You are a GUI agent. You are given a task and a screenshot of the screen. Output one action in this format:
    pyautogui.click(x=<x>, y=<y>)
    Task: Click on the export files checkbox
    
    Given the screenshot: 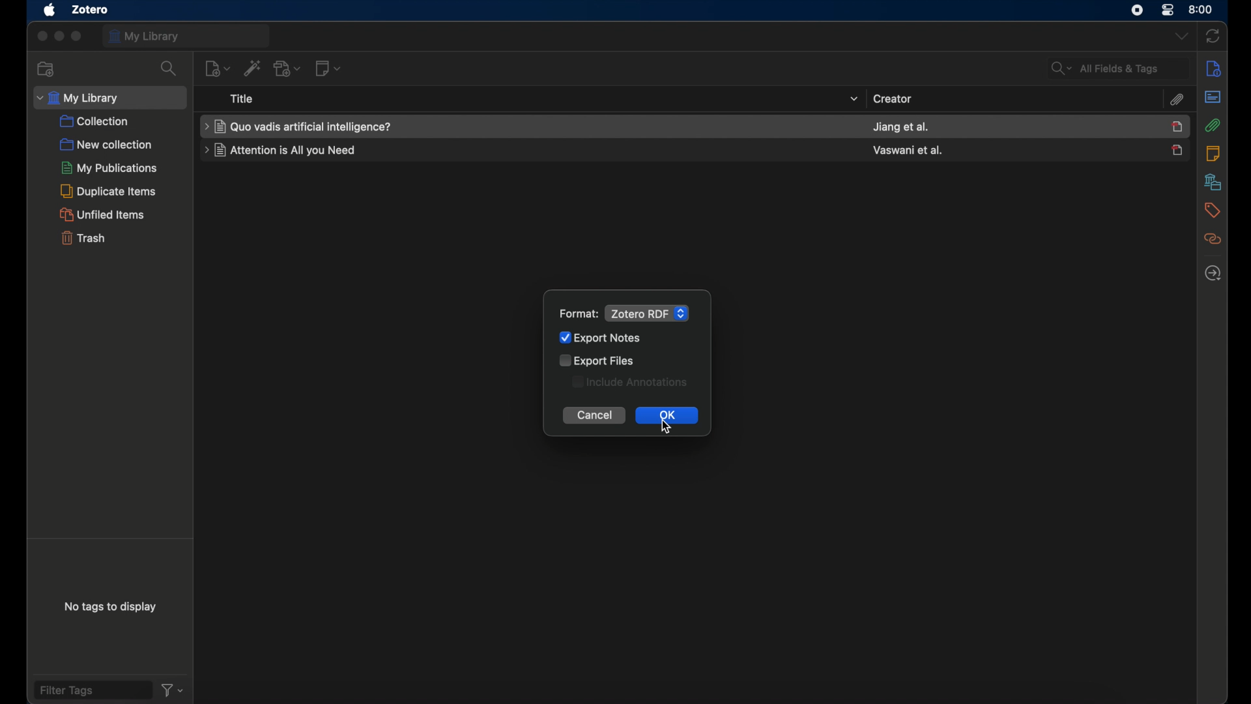 What is the action you would take?
    pyautogui.click(x=599, y=360)
    